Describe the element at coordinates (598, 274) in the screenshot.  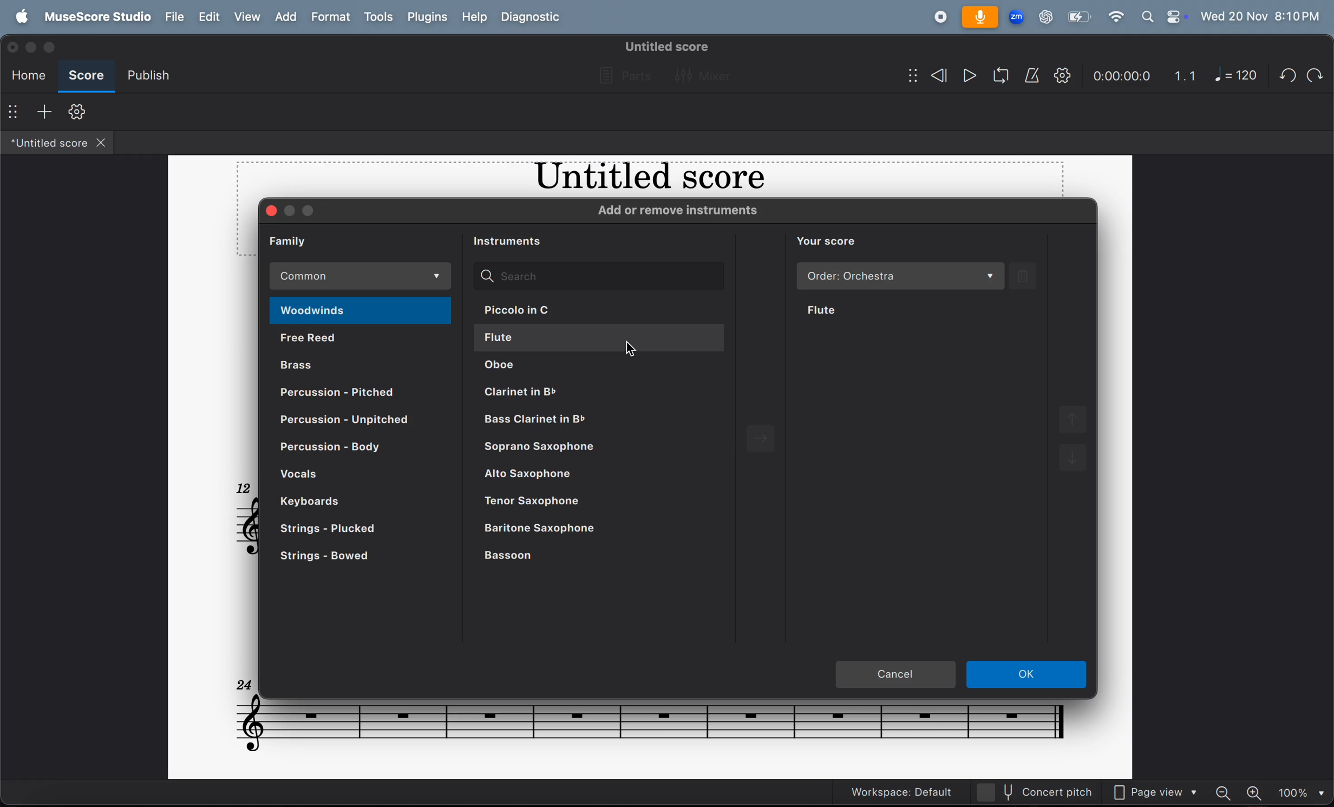
I see `search` at that location.